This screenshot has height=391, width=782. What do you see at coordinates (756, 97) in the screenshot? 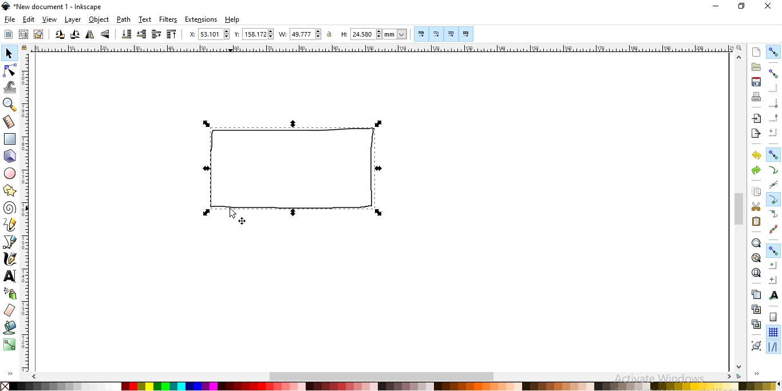
I see `print document` at bounding box center [756, 97].